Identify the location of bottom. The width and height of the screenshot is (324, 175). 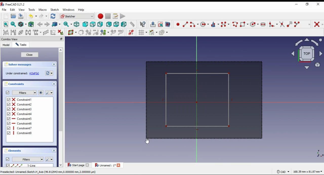
(116, 24).